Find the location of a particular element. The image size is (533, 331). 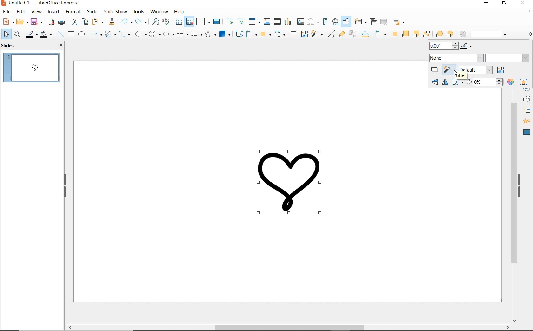

insert chart is located at coordinates (288, 23).